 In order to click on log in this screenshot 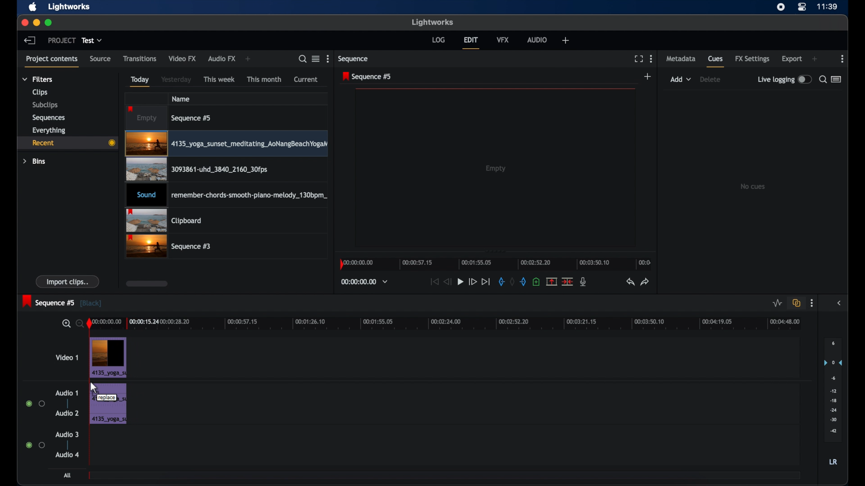, I will do `click(439, 40)`.